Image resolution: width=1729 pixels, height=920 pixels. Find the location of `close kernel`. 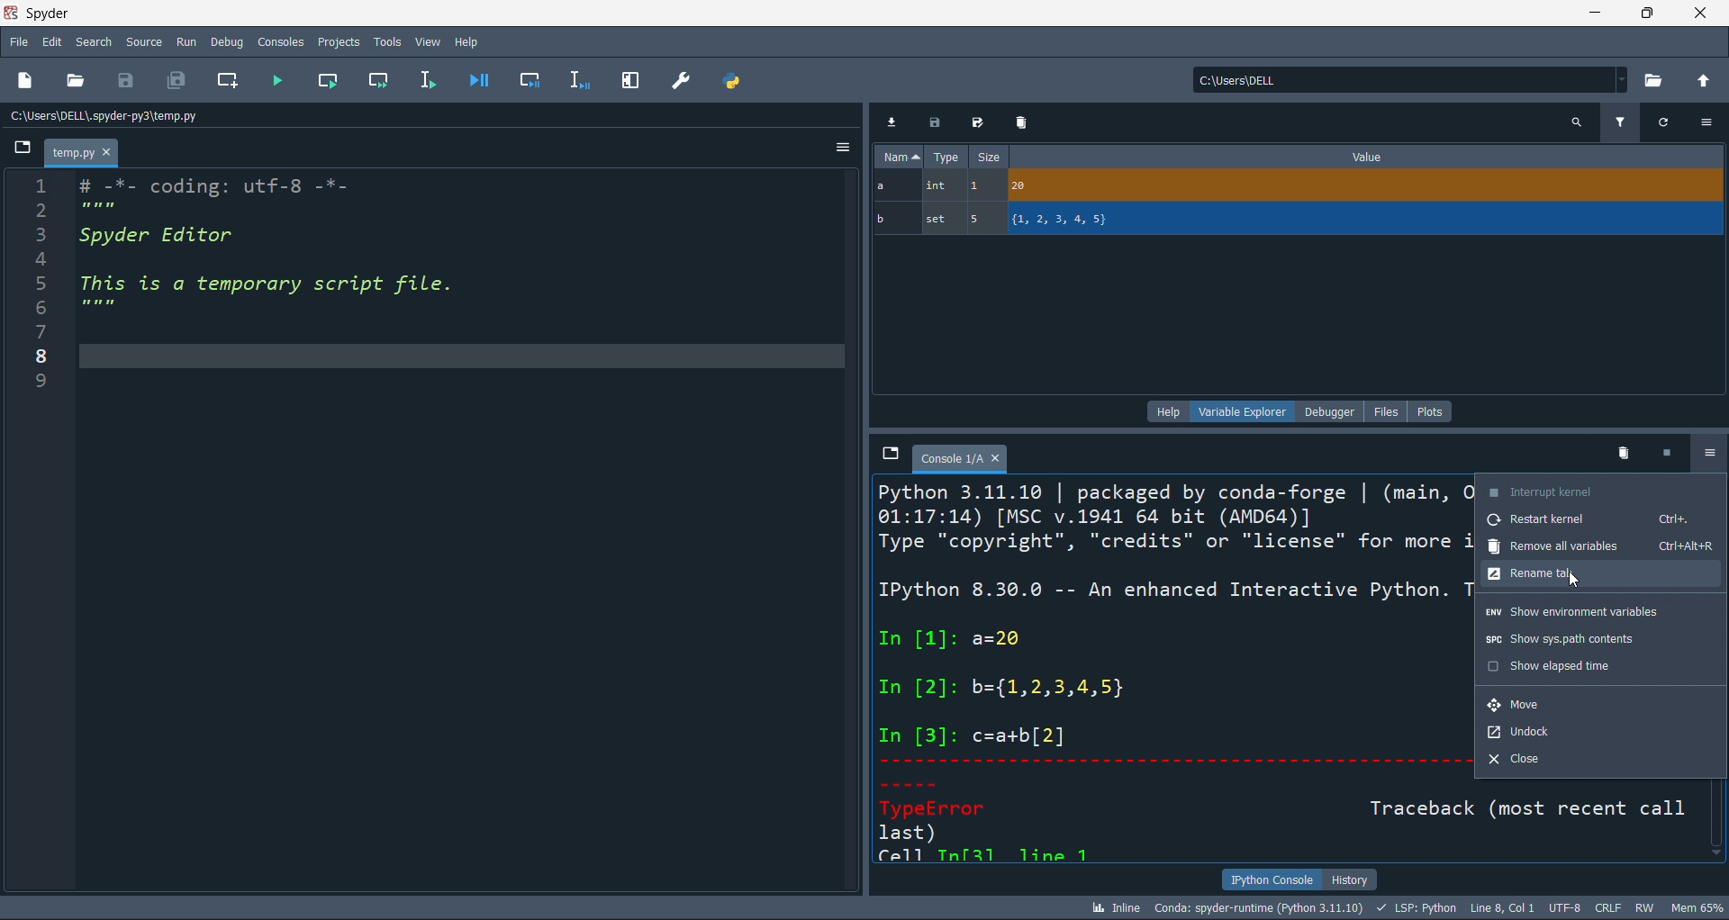

close kernel is located at coordinates (1661, 454).